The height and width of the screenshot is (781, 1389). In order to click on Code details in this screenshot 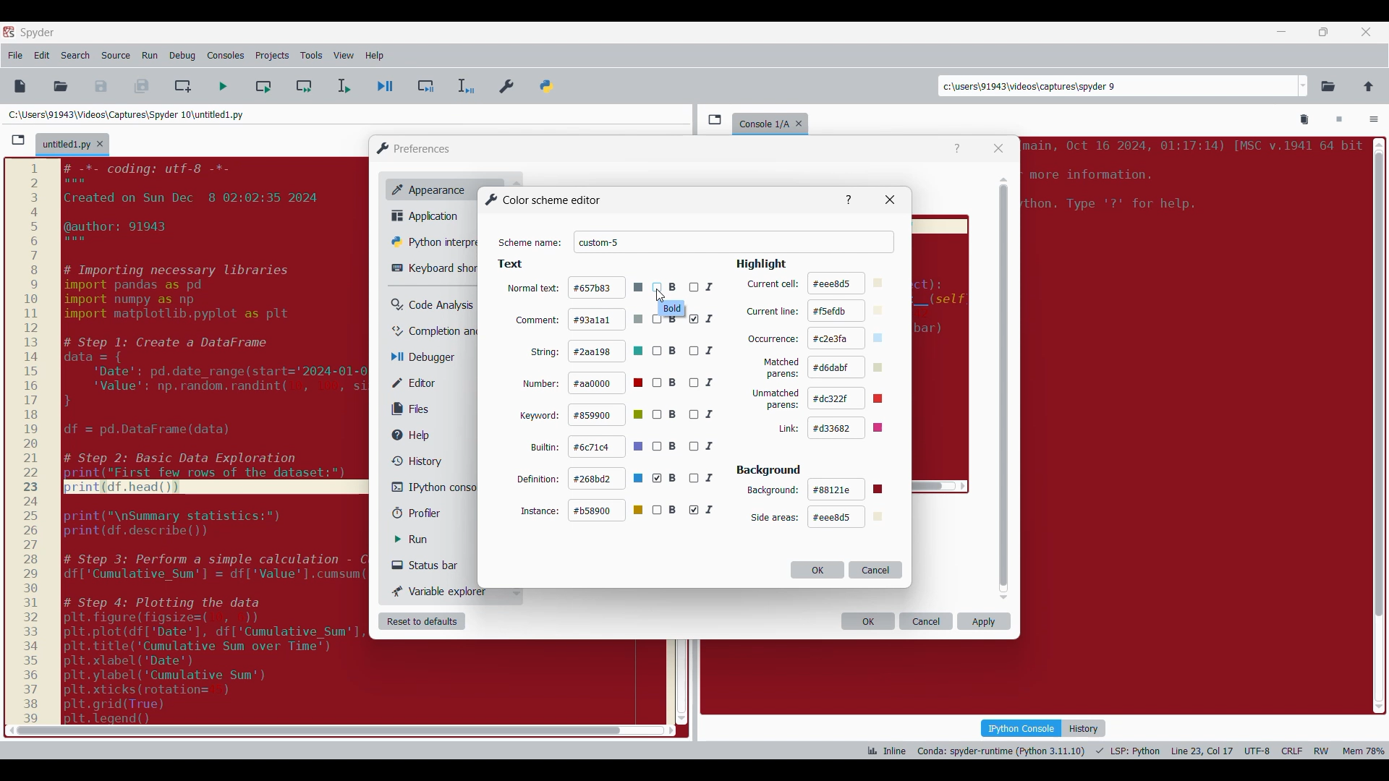, I will do `click(1124, 751)`.